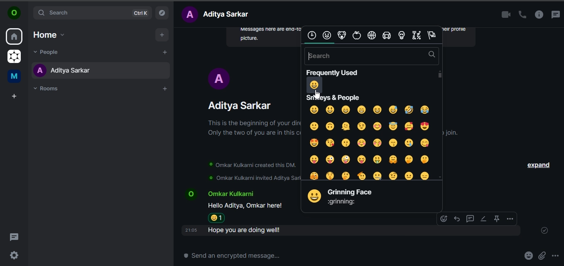 This screenshot has height=266, width=564. I want to click on squinting face with tongue, so click(361, 159).